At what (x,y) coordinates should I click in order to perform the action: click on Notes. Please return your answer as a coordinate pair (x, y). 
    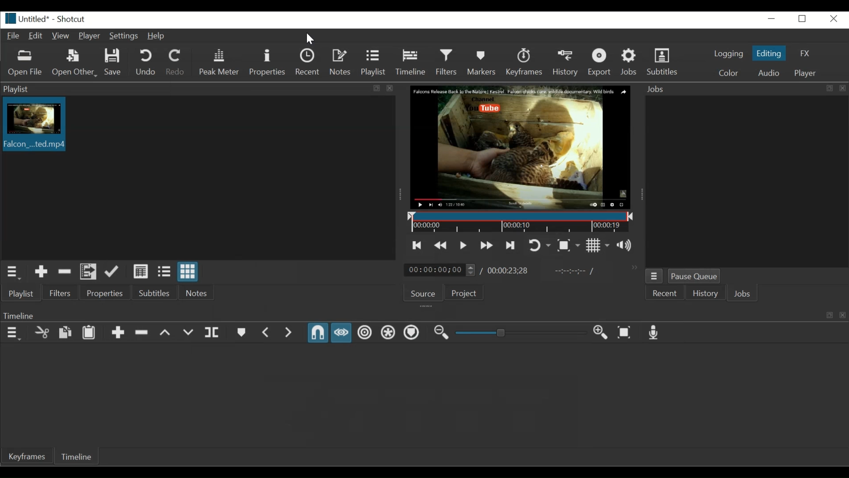
    Looking at the image, I should click on (195, 293).